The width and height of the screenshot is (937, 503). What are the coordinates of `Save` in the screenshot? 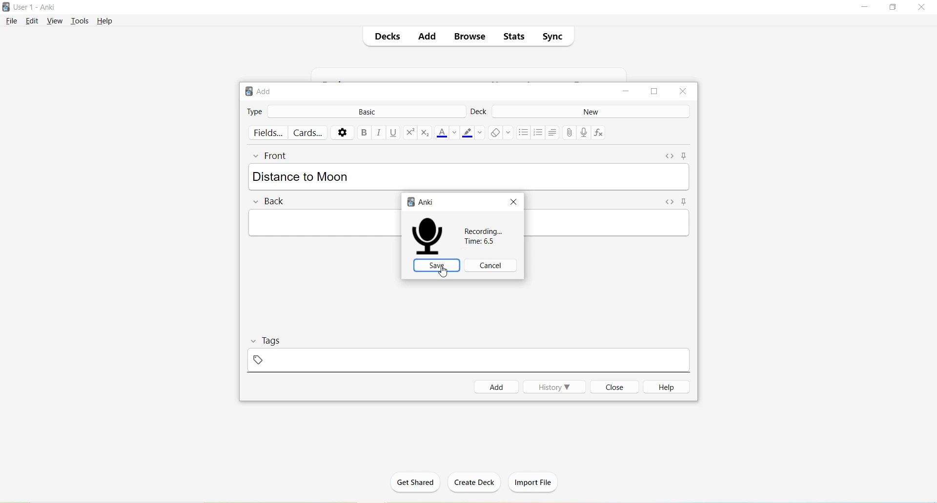 It's located at (436, 265).